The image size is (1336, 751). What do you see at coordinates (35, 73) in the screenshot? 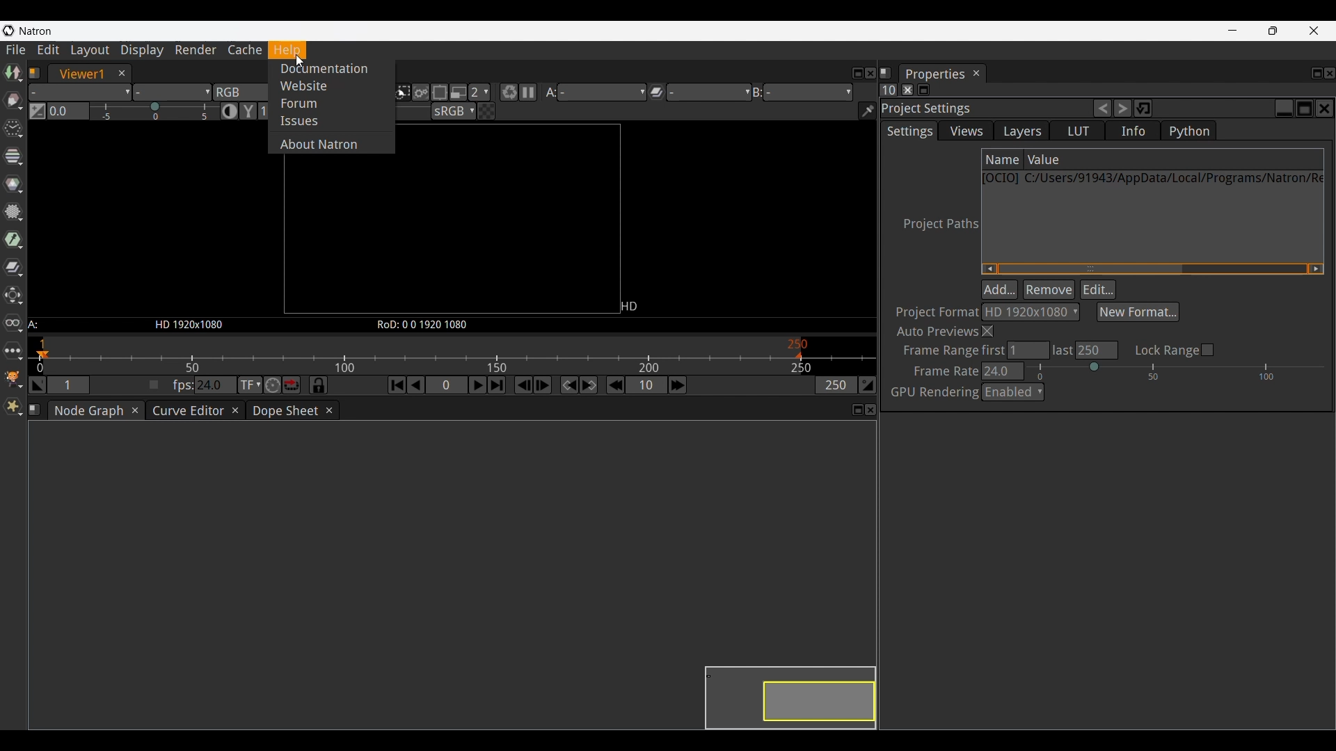
I see `Pane 1 information ` at bounding box center [35, 73].